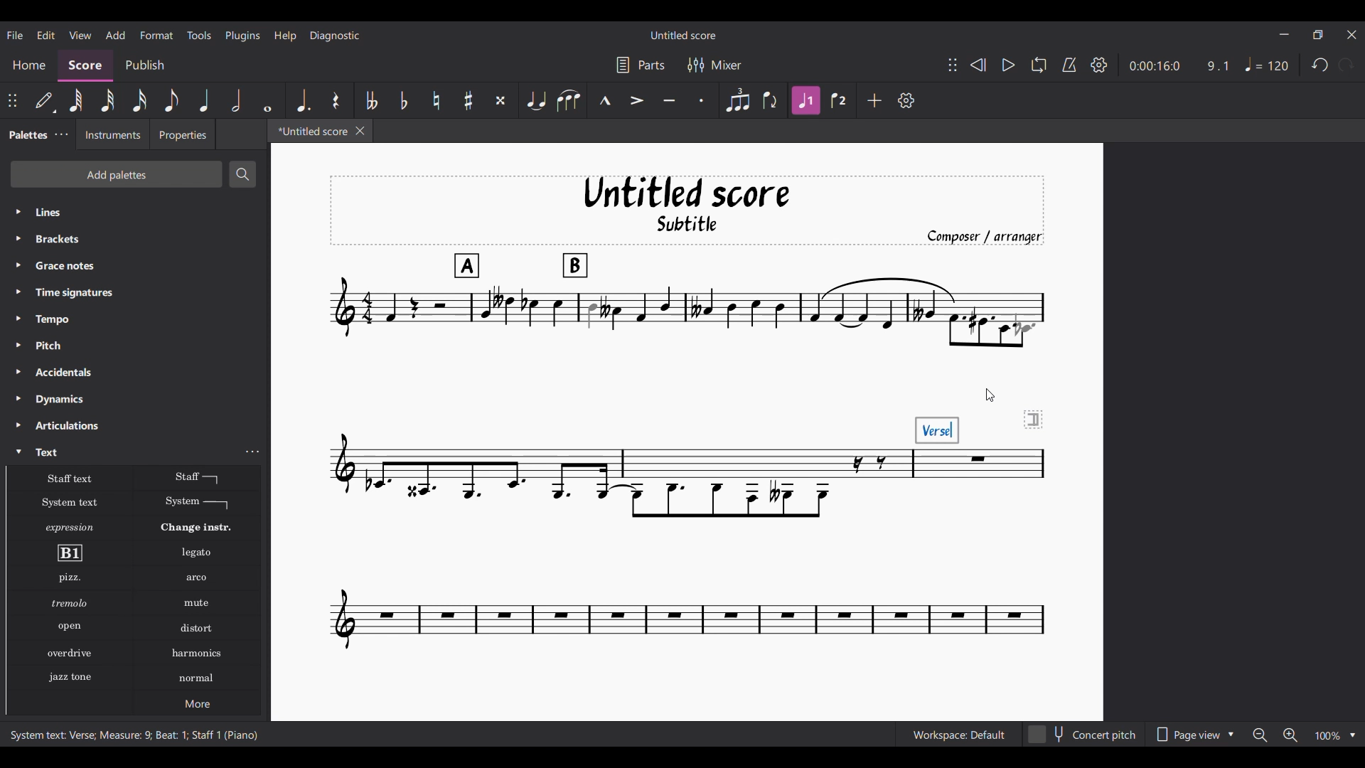  I want to click on Lines, so click(135, 212).